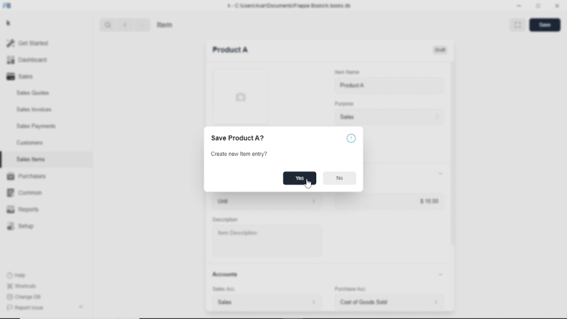 The width and height of the screenshot is (567, 319). I want to click on Minimize, so click(520, 6).